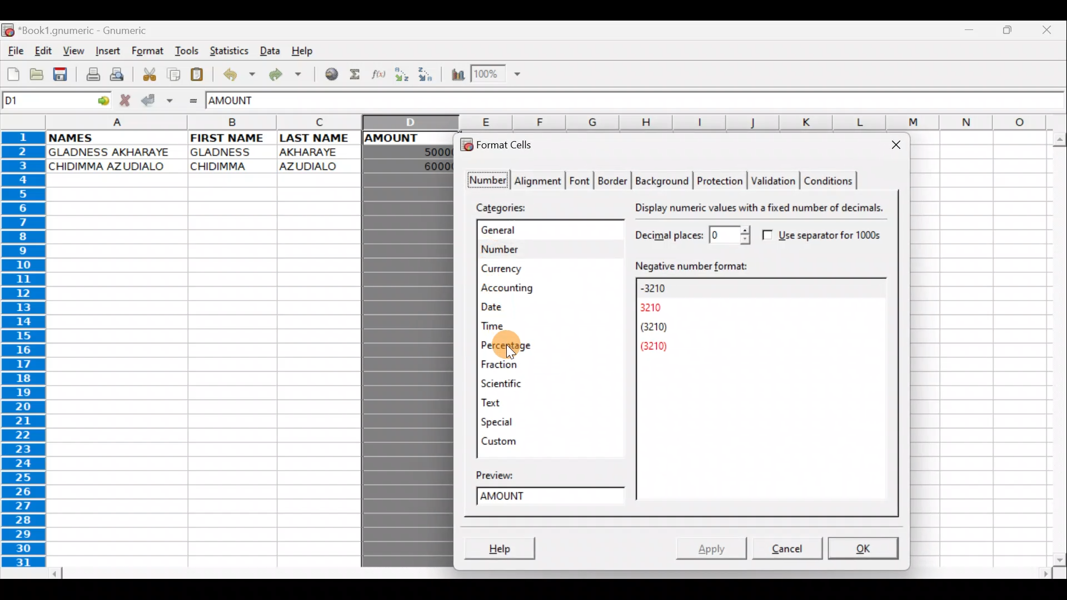 The image size is (1067, 600). What do you see at coordinates (403, 137) in the screenshot?
I see `AMOUNT` at bounding box center [403, 137].